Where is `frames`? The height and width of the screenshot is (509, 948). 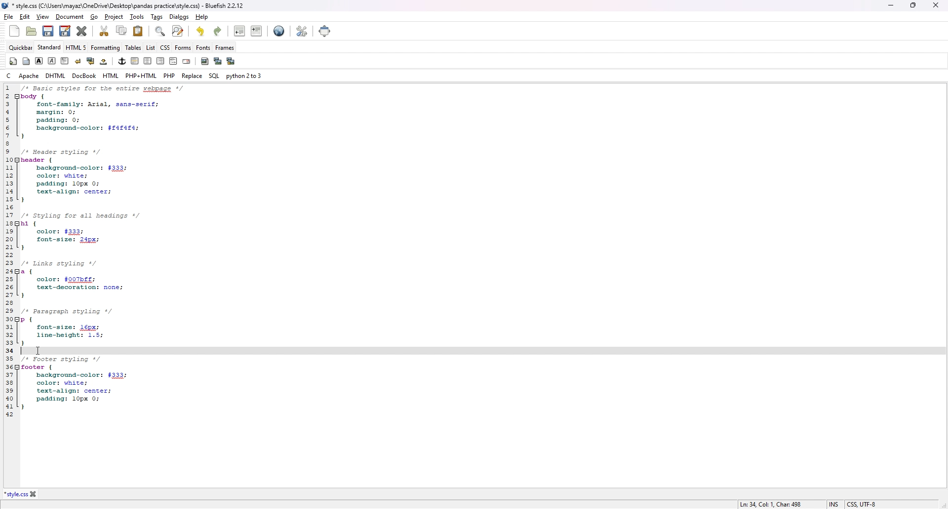
frames is located at coordinates (225, 47).